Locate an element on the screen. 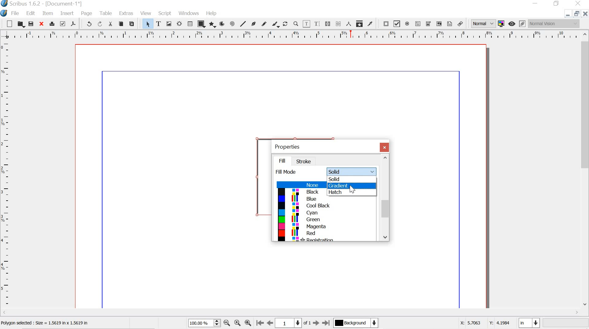 Image resolution: width=589 pixels, height=329 pixels. close is located at coordinates (585, 14).